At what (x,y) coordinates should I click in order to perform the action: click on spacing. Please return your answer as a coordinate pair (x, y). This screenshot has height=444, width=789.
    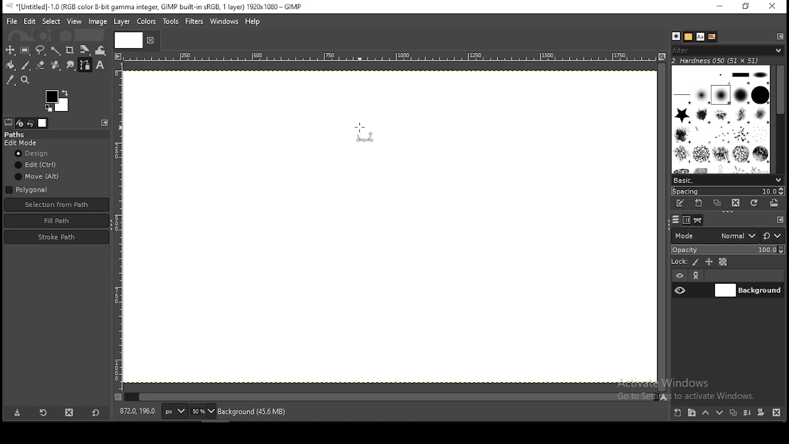
    Looking at the image, I should click on (727, 191).